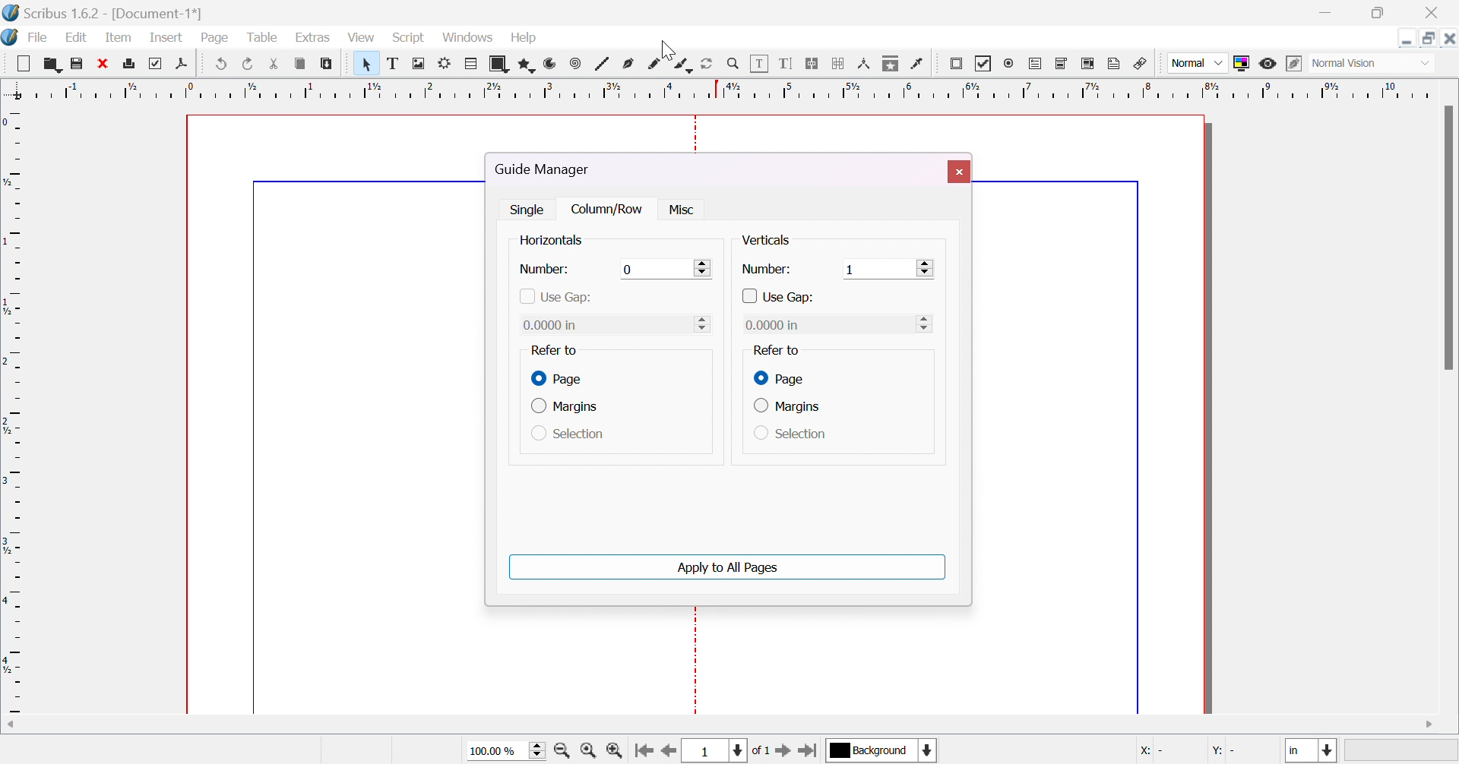  Describe the element at coordinates (529, 63) in the screenshot. I see `polygon` at that location.